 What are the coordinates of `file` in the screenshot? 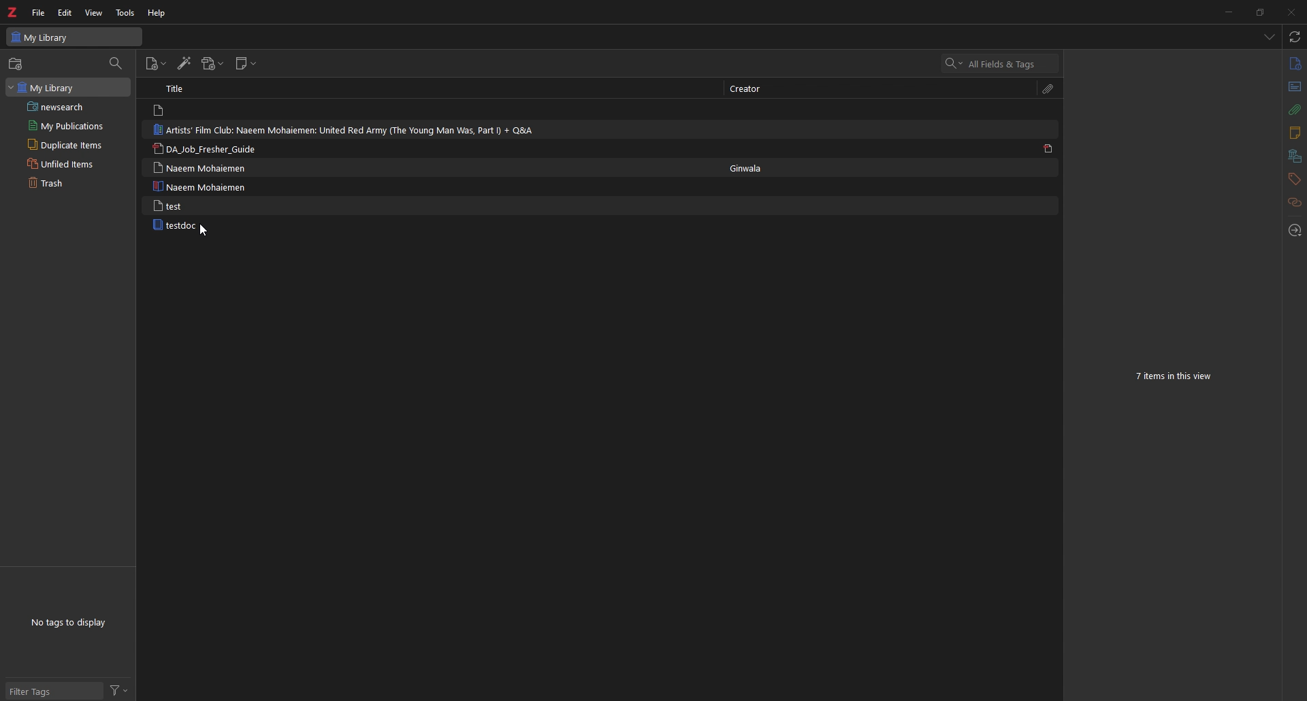 It's located at (38, 13).